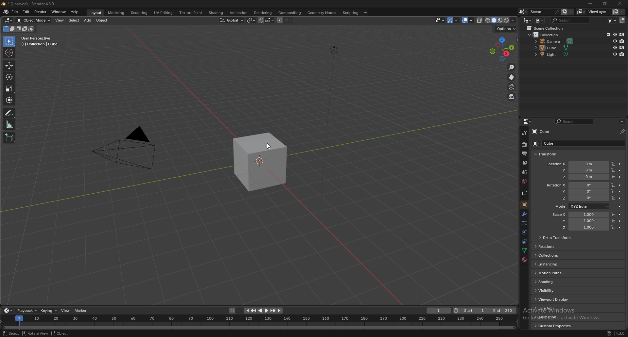  I want to click on auto keying, so click(235, 311).